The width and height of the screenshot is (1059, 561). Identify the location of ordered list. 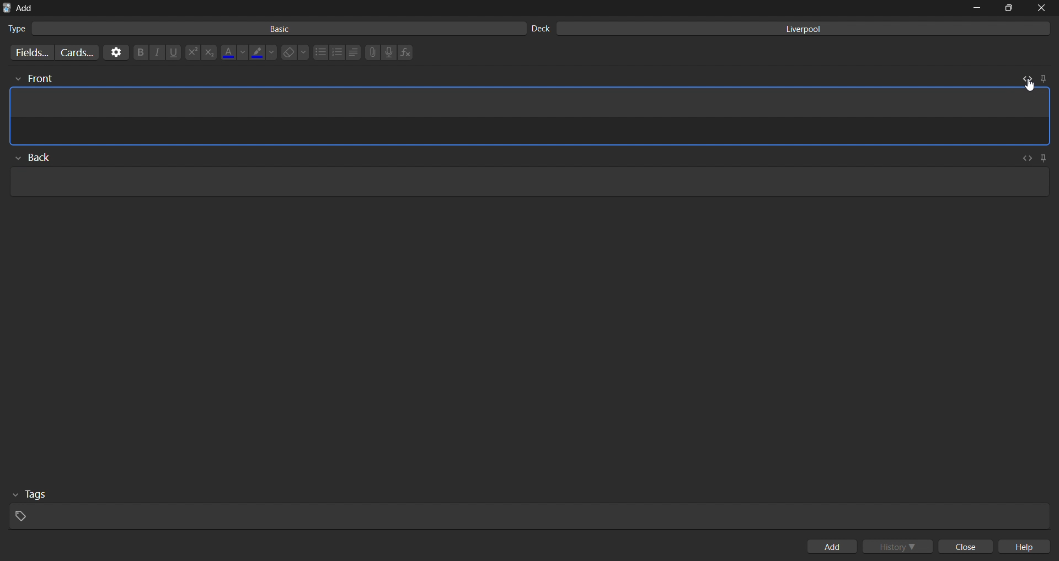
(337, 52).